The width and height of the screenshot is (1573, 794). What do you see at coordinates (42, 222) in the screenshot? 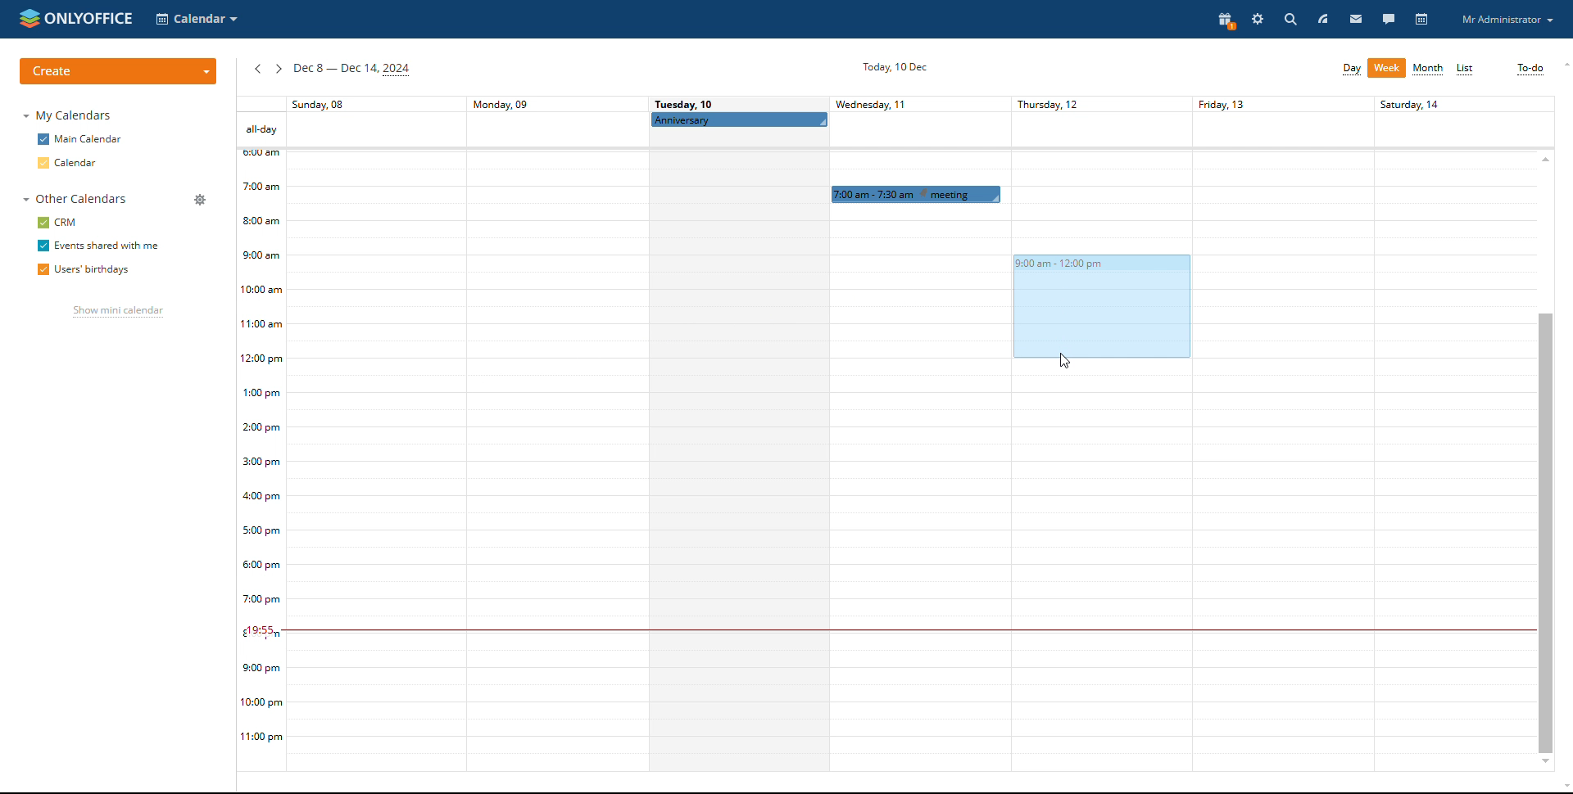
I see `checkbox` at bounding box center [42, 222].